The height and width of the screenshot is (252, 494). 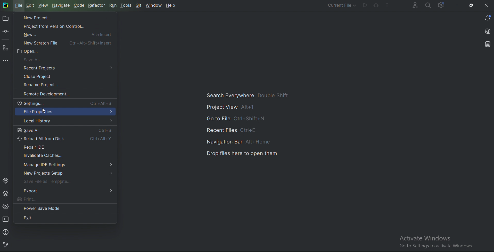 What do you see at coordinates (35, 17) in the screenshot?
I see `New project` at bounding box center [35, 17].